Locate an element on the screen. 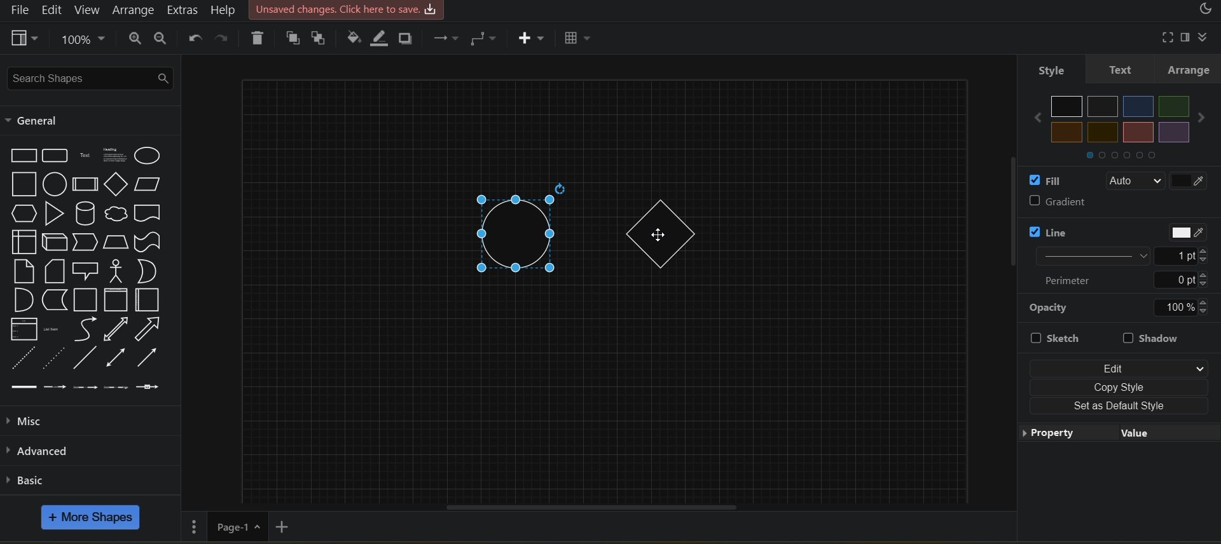  Connector with 3 labels is located at coordinates (116, 386).